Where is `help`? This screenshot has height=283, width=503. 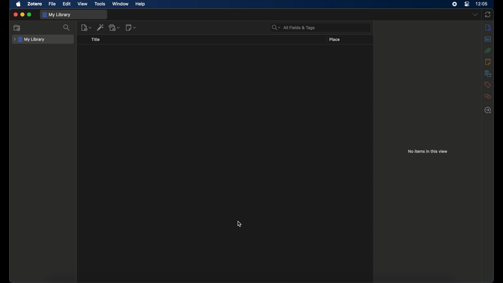
help is located at coordinates (140, 4).